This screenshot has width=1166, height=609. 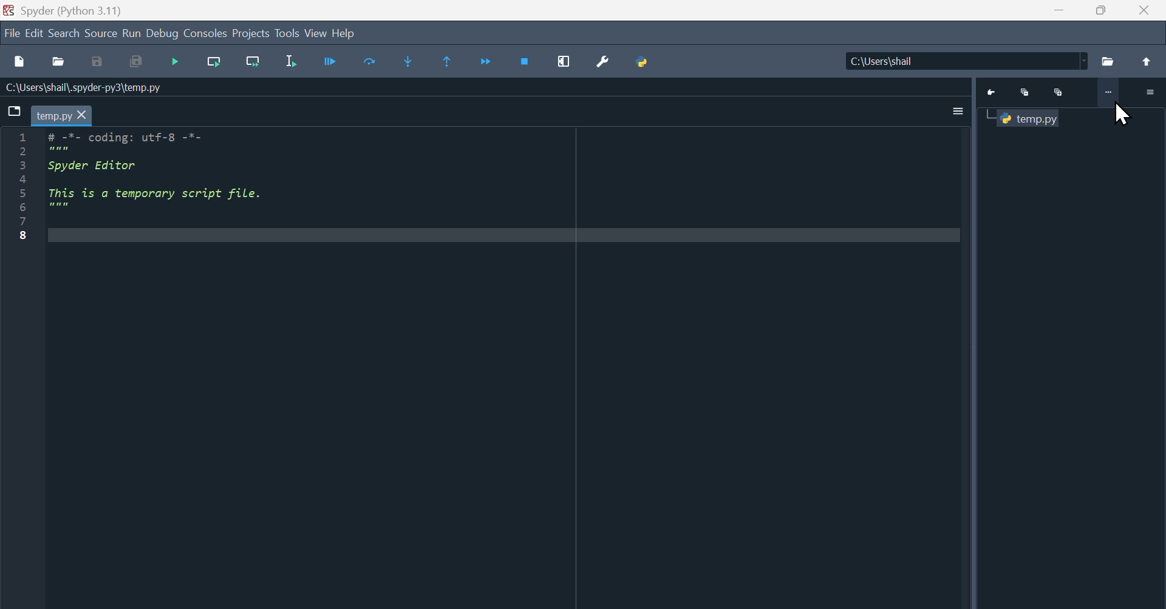 What do you see at coordinates (316, 33) in the screenshot?
I see `View` at bounding box center [316, 33].